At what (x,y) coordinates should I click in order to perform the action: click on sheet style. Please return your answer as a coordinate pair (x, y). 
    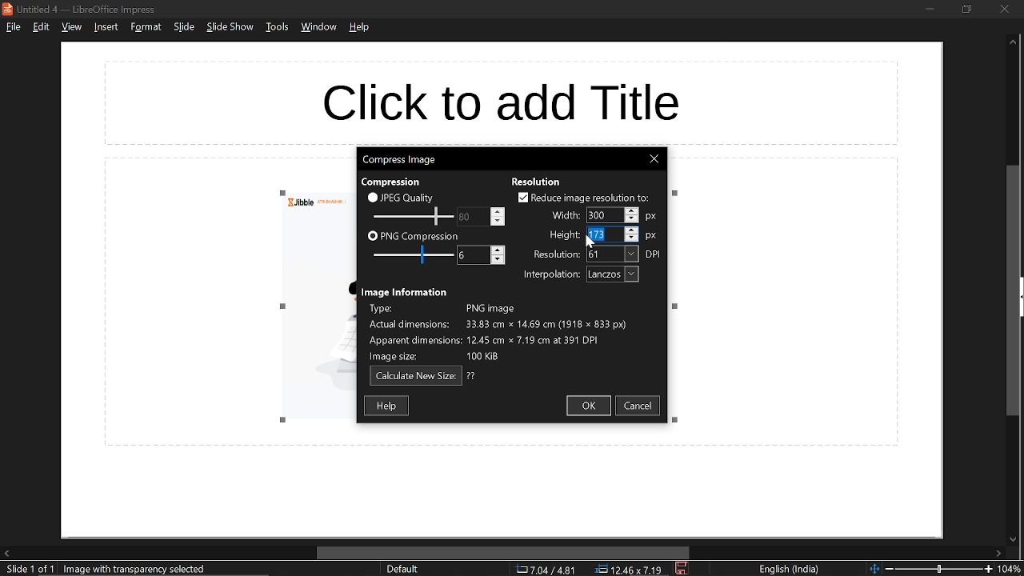
    Looking at the image, I should click on (402, 570).